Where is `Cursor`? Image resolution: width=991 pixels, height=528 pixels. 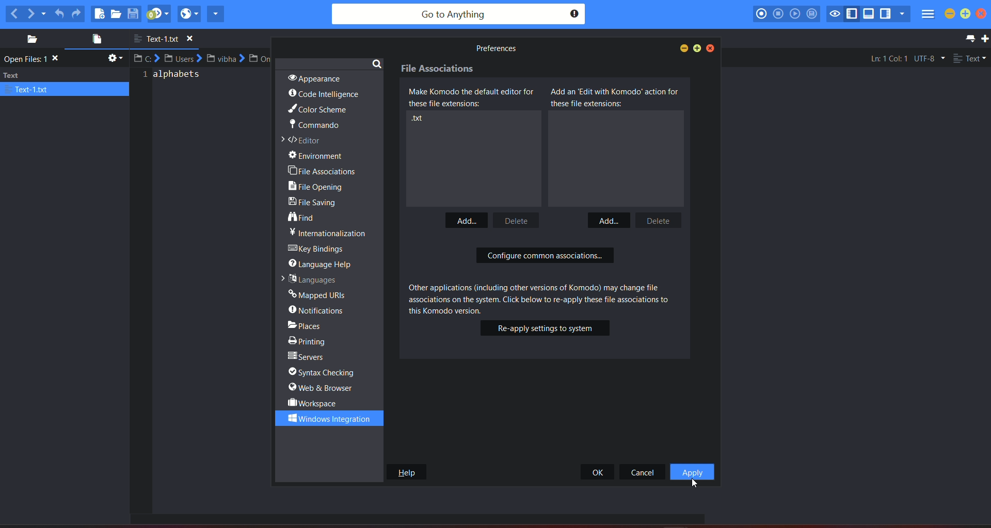
Cursor is located at coordinates (694, 483).